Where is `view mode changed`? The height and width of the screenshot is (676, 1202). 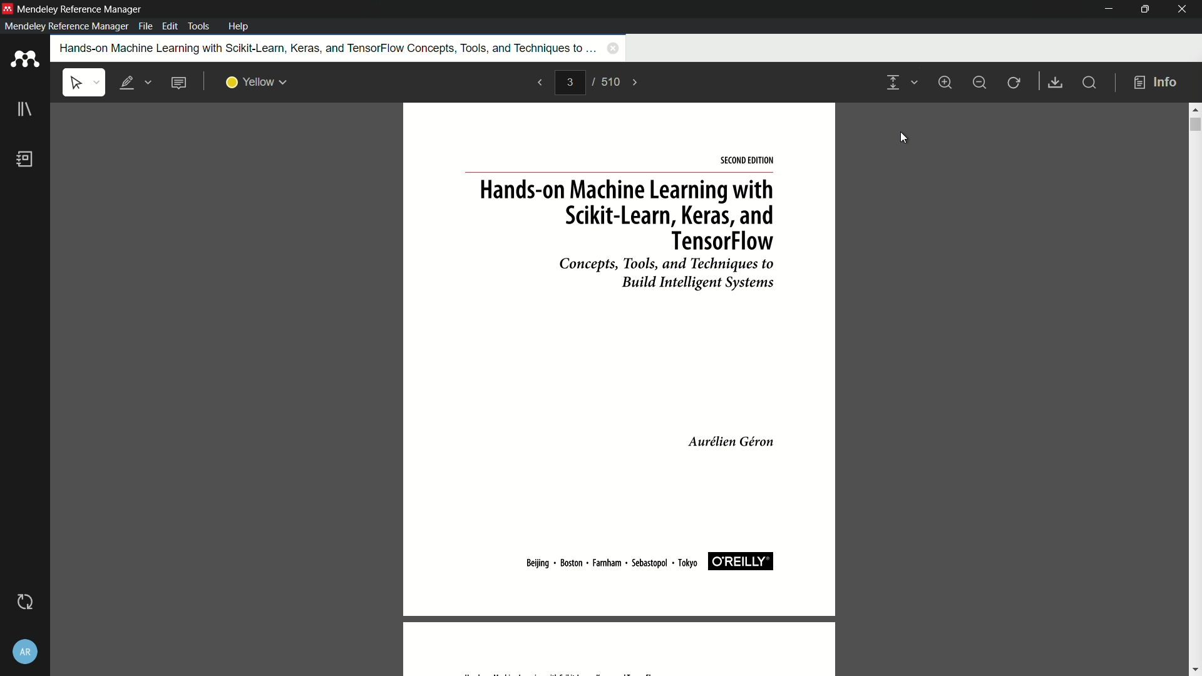 view mode changed is located at coordinates (620, 389).